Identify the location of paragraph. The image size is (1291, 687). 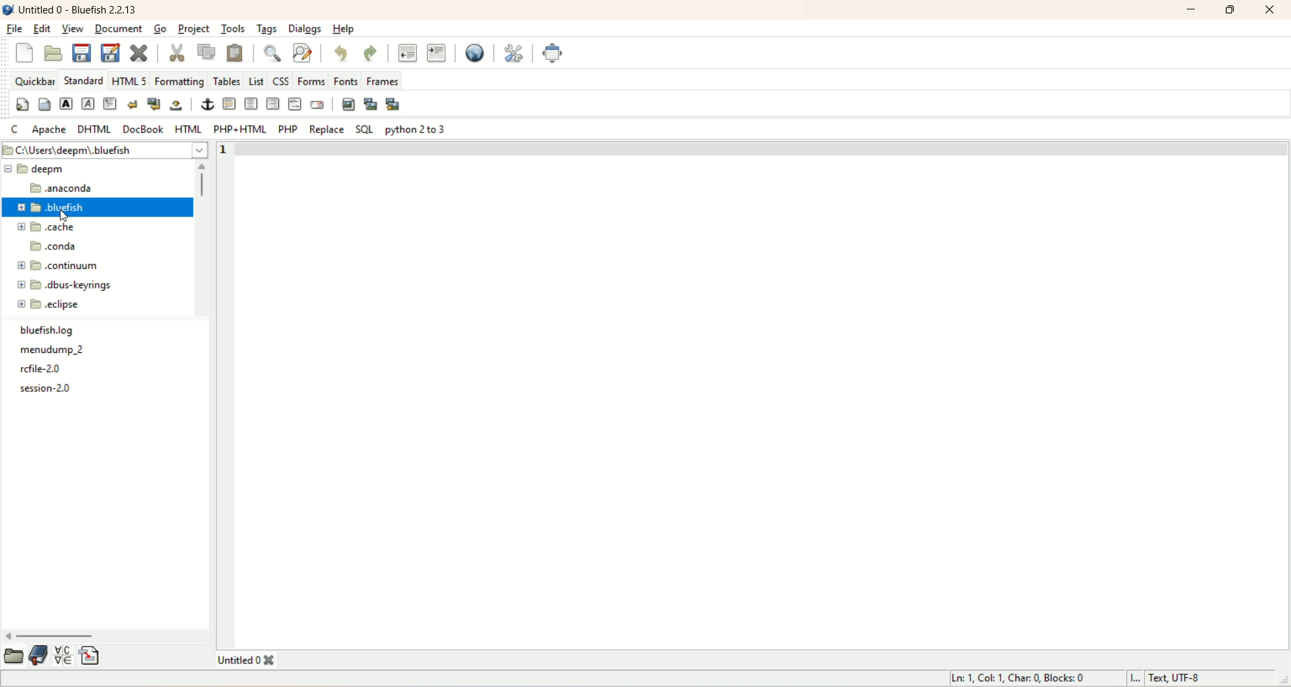
(113, 104).